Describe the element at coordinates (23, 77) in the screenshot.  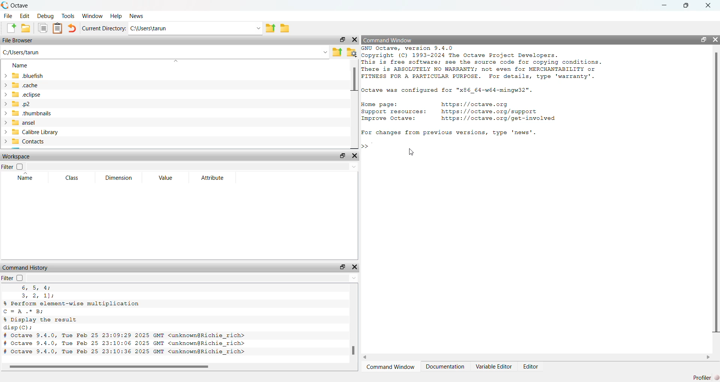
I see `.bluefish` at that location.